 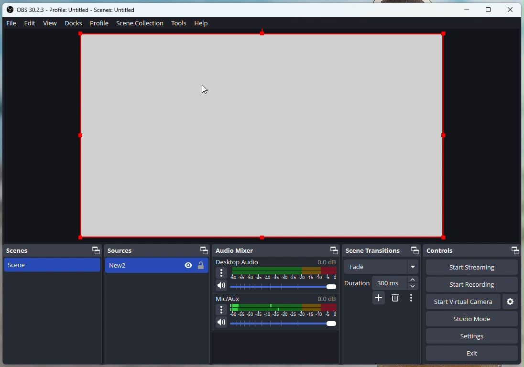 I want to click on Start recording, so click(x=475, y=285).